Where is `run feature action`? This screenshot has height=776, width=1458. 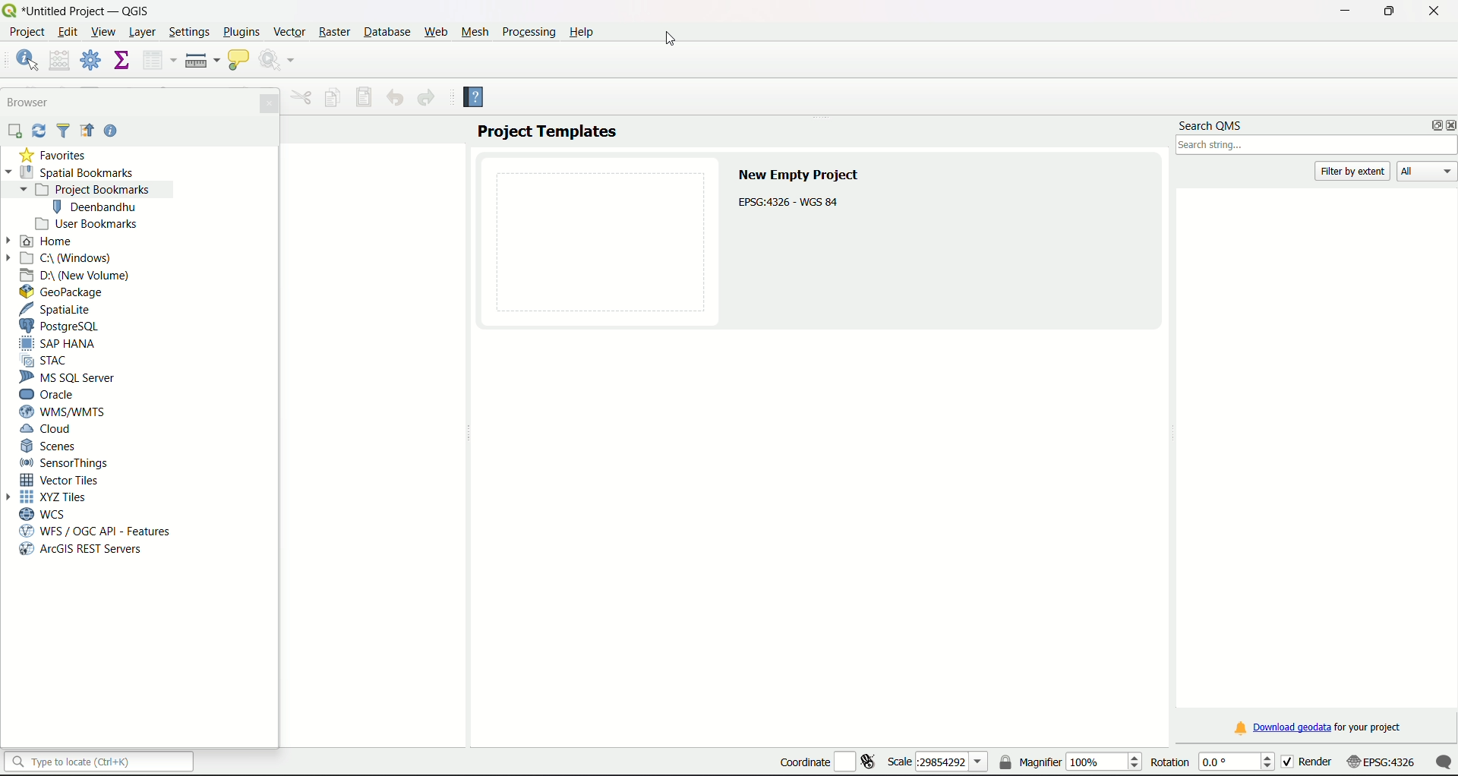 run feature action is located at coordinates (279, 60).